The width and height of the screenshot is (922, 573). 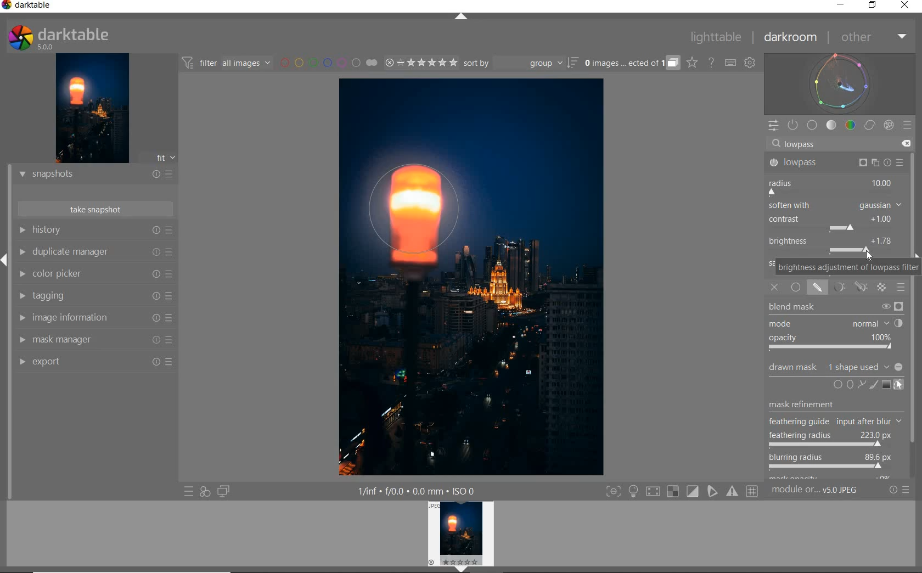 What do you see at coordinates (841, 83) in the screenshot?
I see `WAVEFORM` at bounding box center [841, 83].